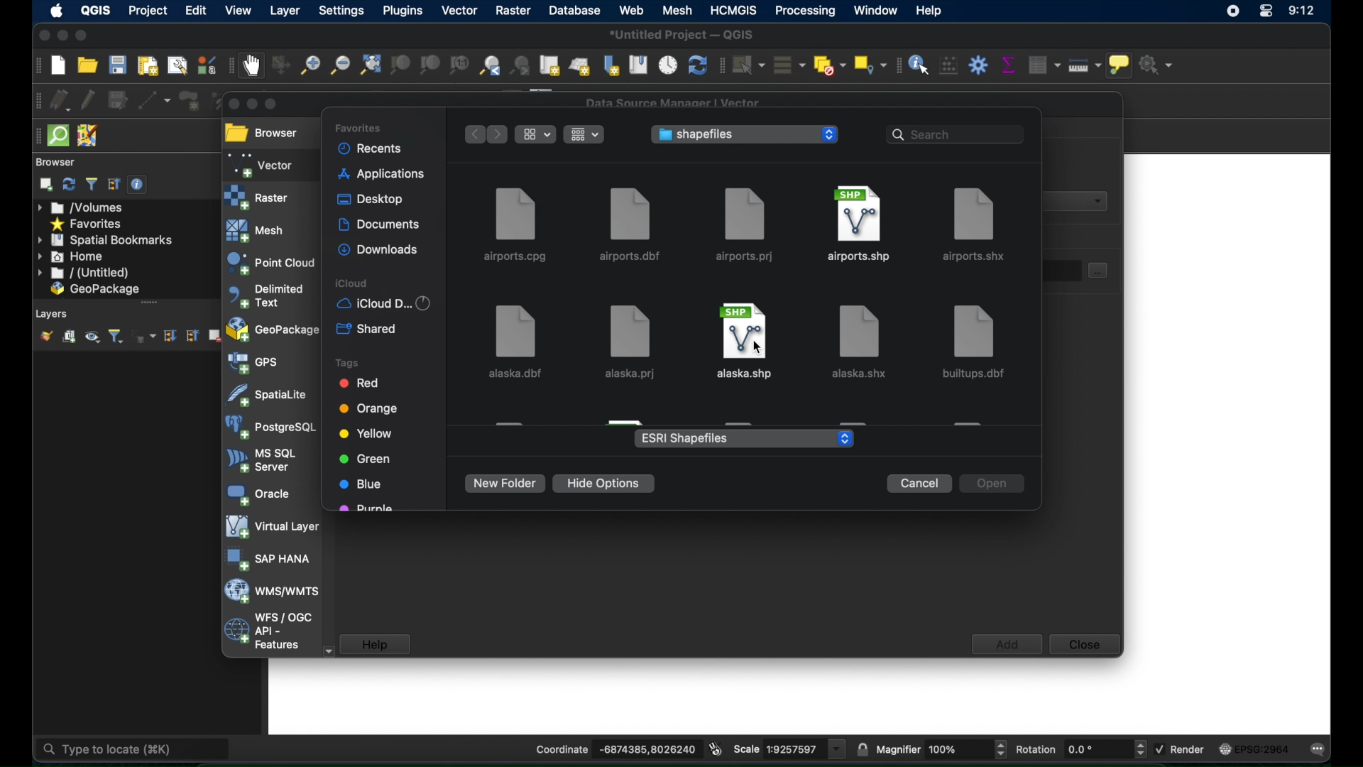 The image size is (1363, 767). I want to click on digitizing toolbar, so click(33, 100).